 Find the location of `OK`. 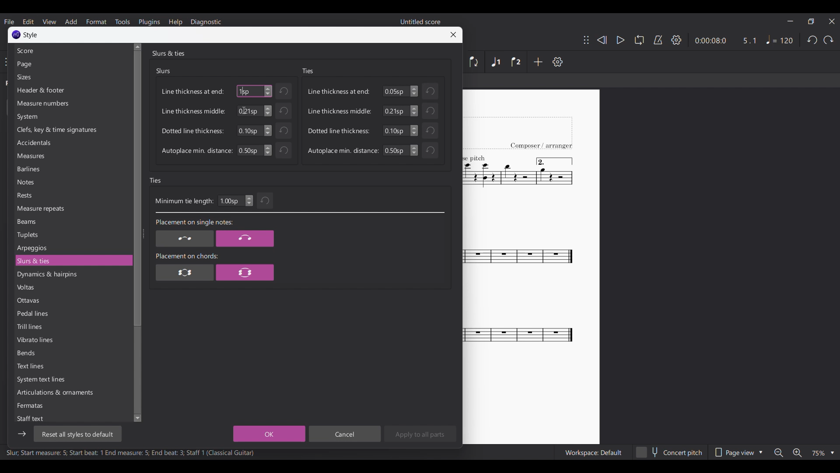

OK is located at coordinates (269, 434).